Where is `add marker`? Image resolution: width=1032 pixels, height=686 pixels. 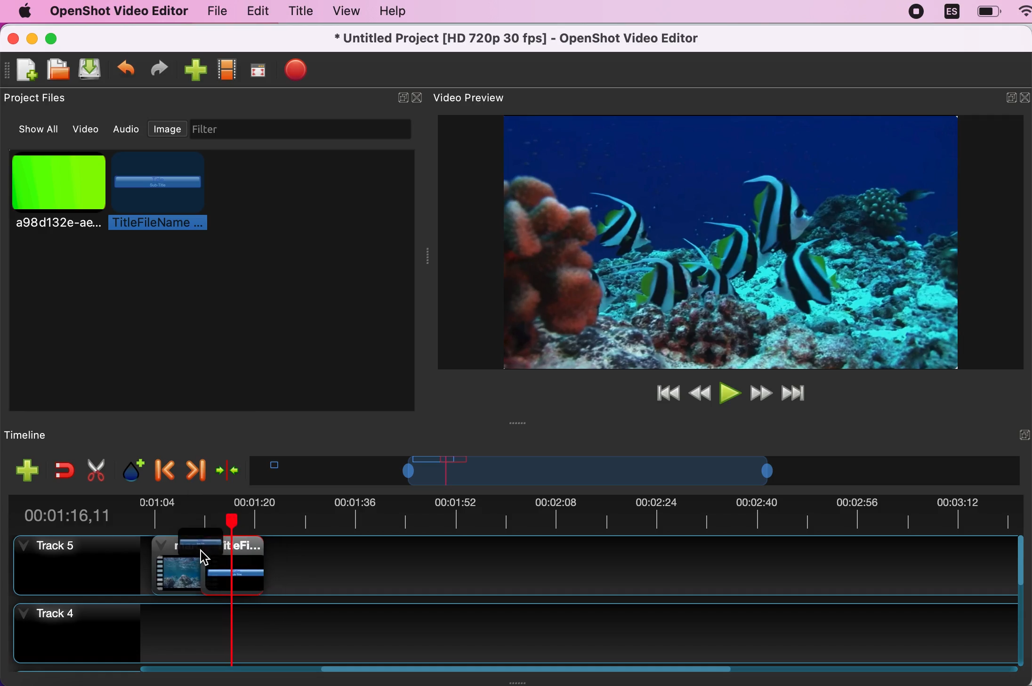 add marker is located at coordinates (129, 469).